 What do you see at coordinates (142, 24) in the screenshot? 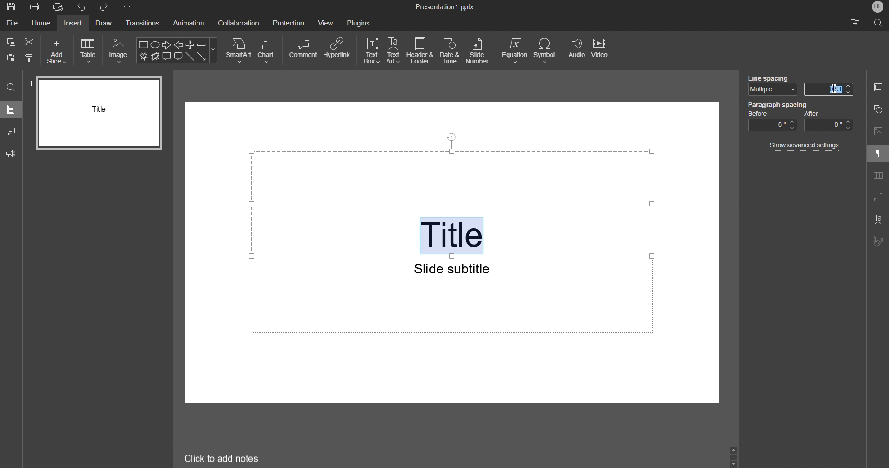
I see `Transitions` at bounding box center [142, 24].